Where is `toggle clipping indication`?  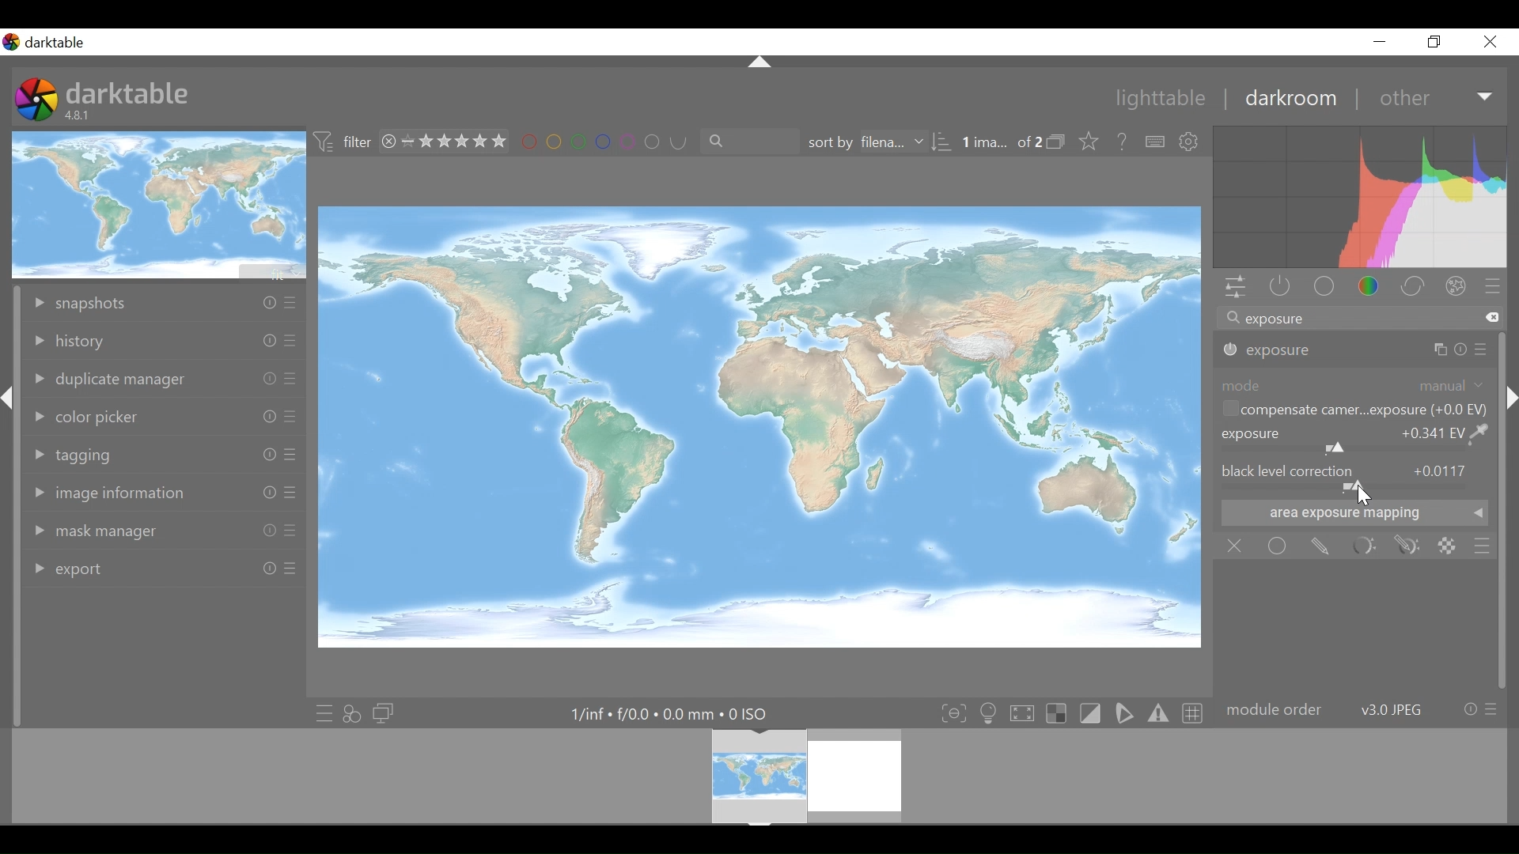
toggle clipping indication is located at coordinates (1089, 713).